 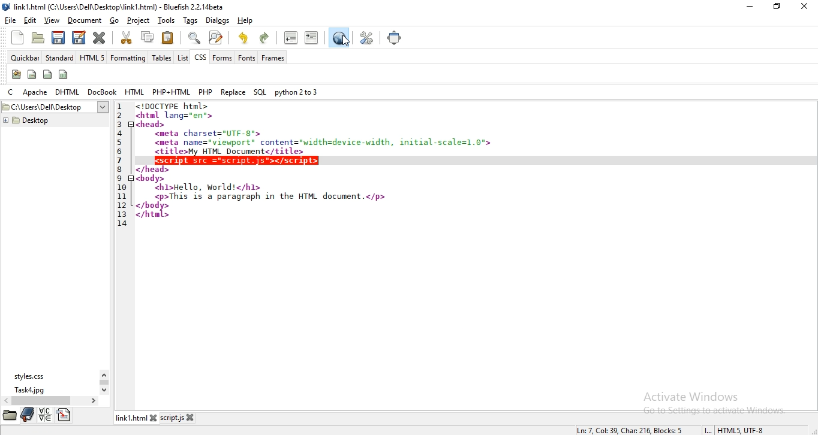 What do you see at coordinates (119, 179) in the screenshot?
I see `9` at bounding box center [119, 179].